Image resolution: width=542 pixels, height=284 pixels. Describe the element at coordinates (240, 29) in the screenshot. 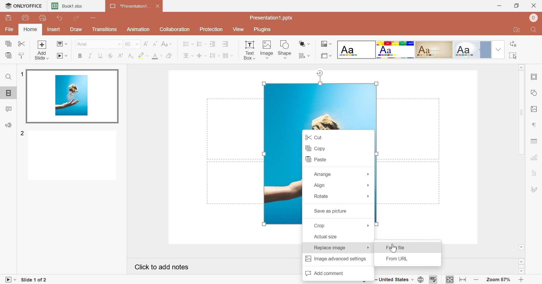

I see `View` at that location.